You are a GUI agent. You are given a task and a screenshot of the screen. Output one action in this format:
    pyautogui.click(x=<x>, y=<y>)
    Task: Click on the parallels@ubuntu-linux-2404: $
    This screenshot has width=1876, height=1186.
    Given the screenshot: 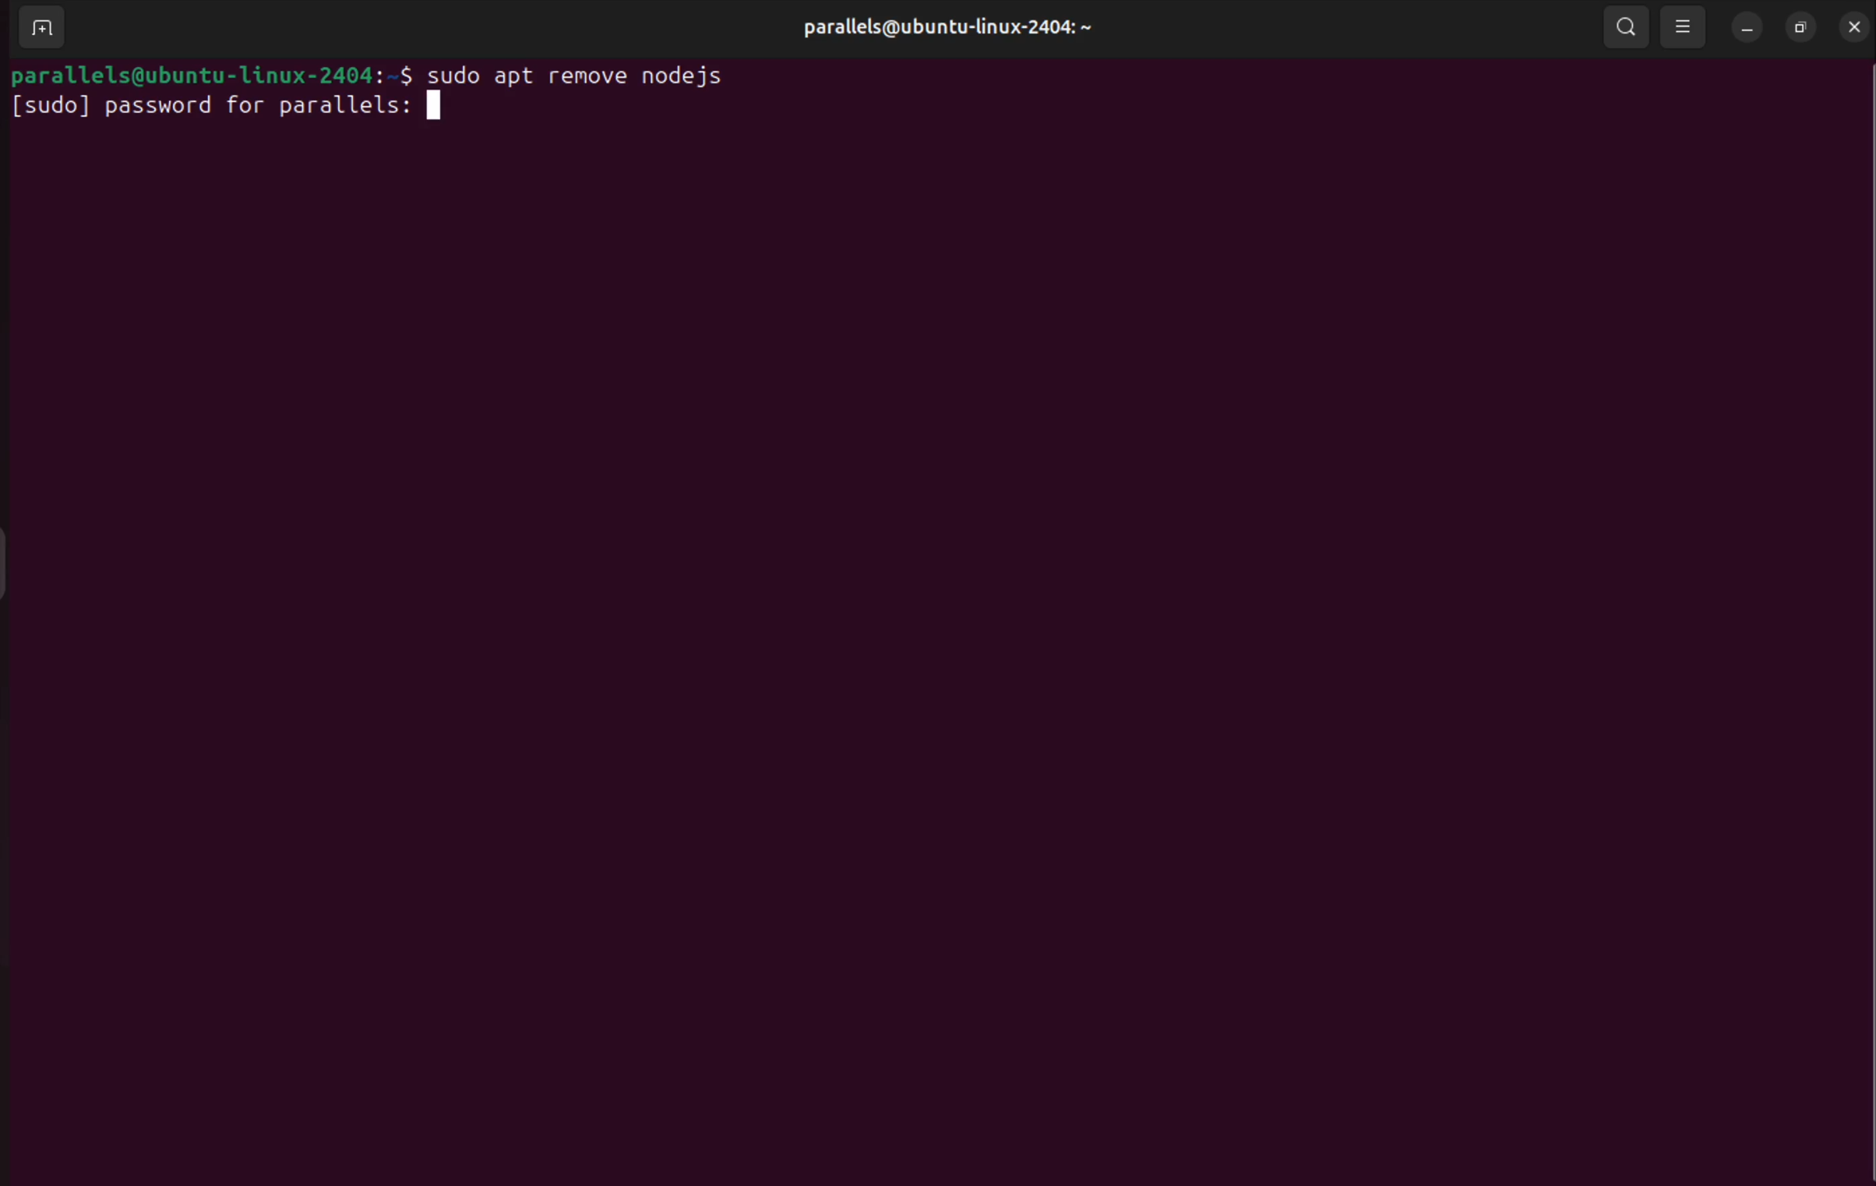 What is the action you would take?
    pyautogui.click(x=209, y=74)
    